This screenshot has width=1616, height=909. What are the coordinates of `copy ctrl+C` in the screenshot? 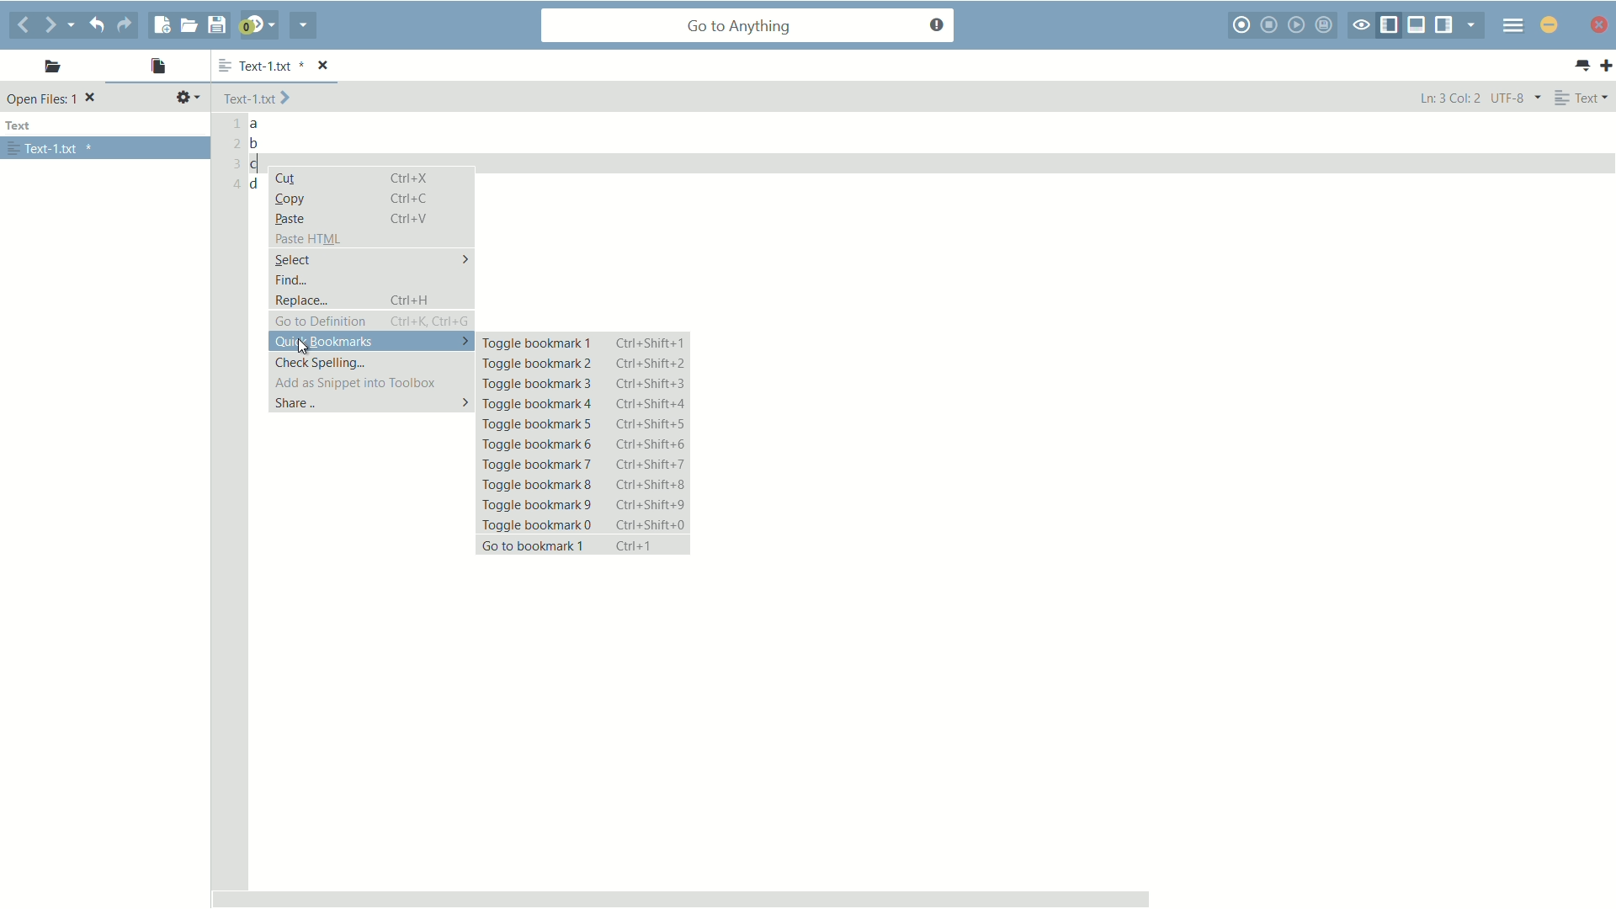 It's located at (359, 198).